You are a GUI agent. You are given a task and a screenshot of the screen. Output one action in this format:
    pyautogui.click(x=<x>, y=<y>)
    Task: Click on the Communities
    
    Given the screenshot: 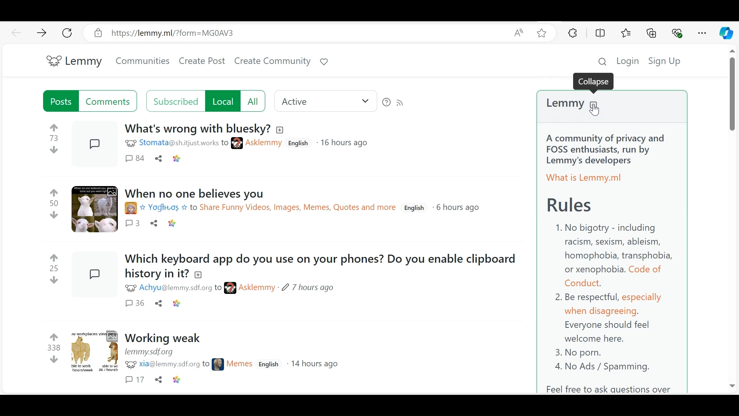 What is the action you would take?
    pyautogui.click(x=143, y=62)
    